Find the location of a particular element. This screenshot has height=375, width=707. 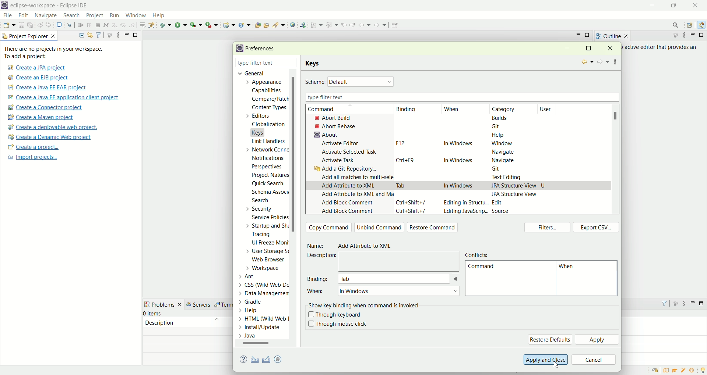

import projects is located at coordinates (31, 157).